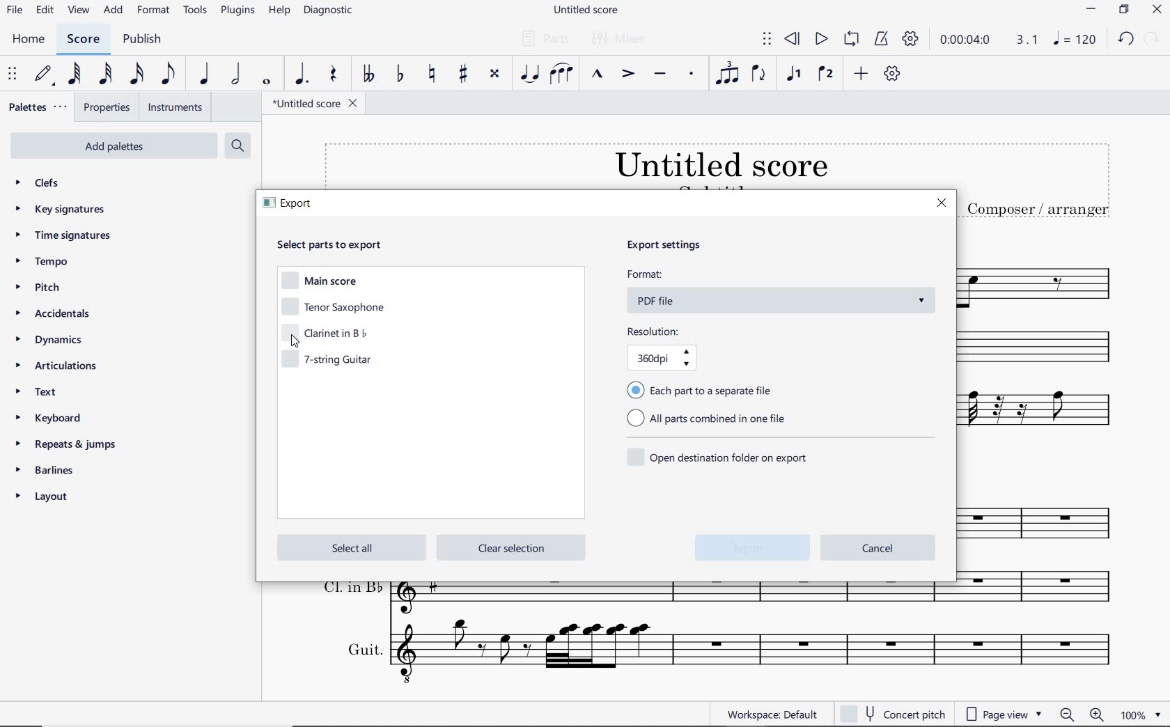  I want to click on zoom factor, so click(1139, 712).